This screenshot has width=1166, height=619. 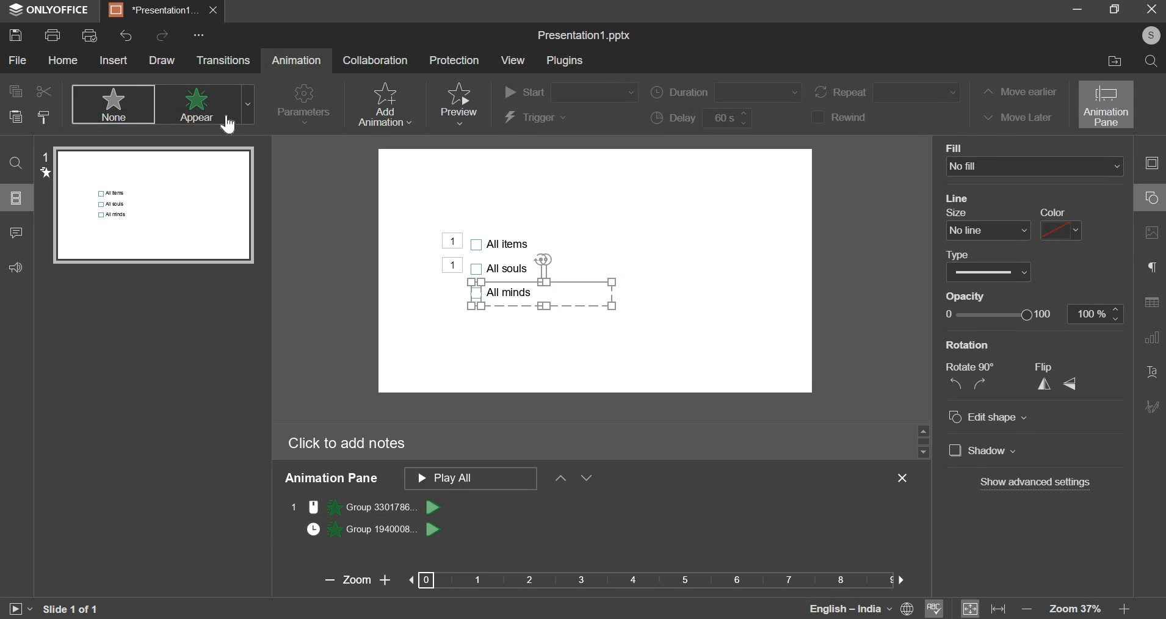 What do you see at coordinates (14, 90) in the screenshot?
I see `copy` at bounding box center [14, 90].